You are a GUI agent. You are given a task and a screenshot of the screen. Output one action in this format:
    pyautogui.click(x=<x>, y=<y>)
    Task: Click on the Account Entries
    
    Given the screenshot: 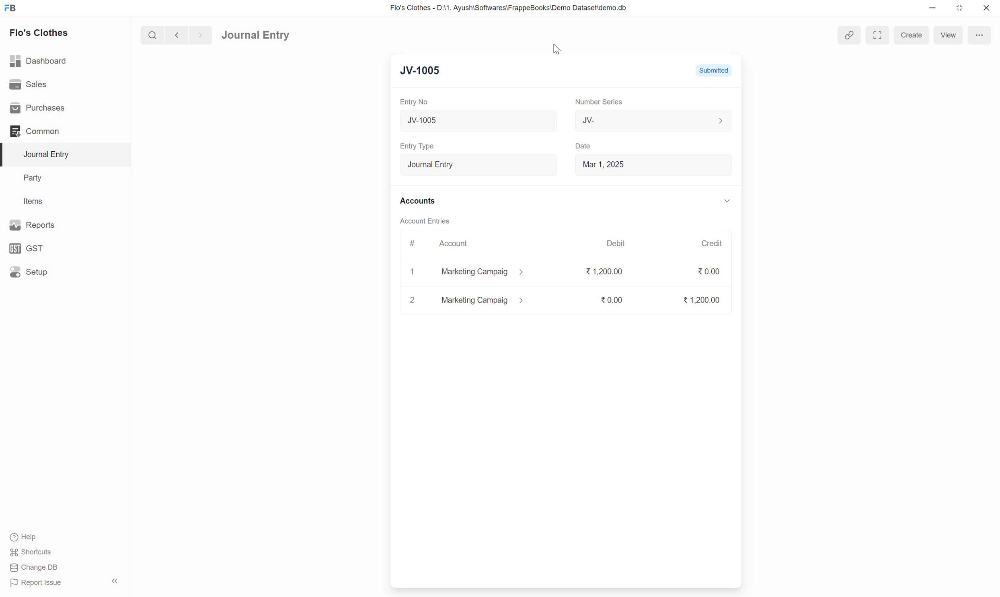 What is the action you would take?
    pyautogui.click(x=425, y=220)
    